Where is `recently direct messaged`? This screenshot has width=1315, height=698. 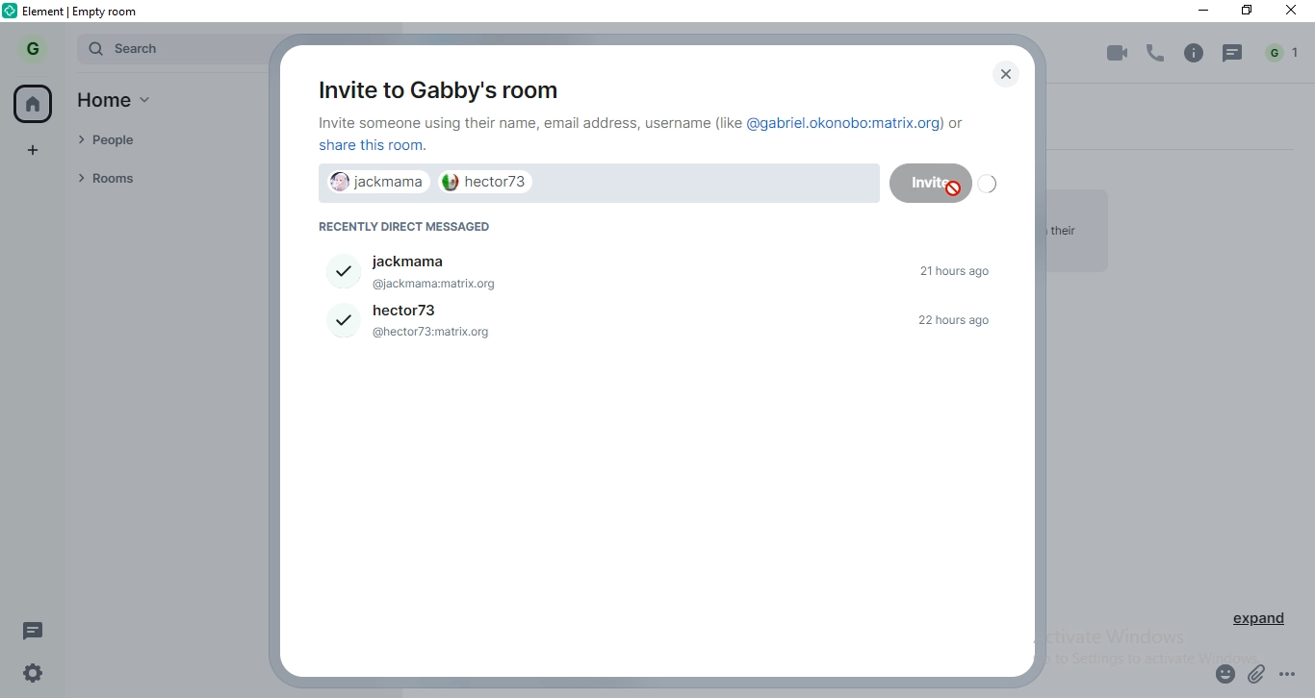 recently direct messaged is located at coordinates (414, 227).